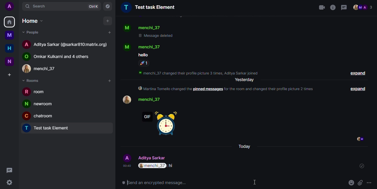 The height and width of the screenshot is (189, 377). Describe the element at coordinates (149, 7) in the screenshot. I see `Test task element` at that location.